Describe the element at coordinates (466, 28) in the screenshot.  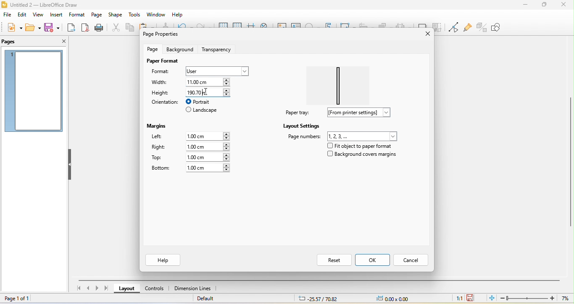
I see `show gluepoint function` at that location.